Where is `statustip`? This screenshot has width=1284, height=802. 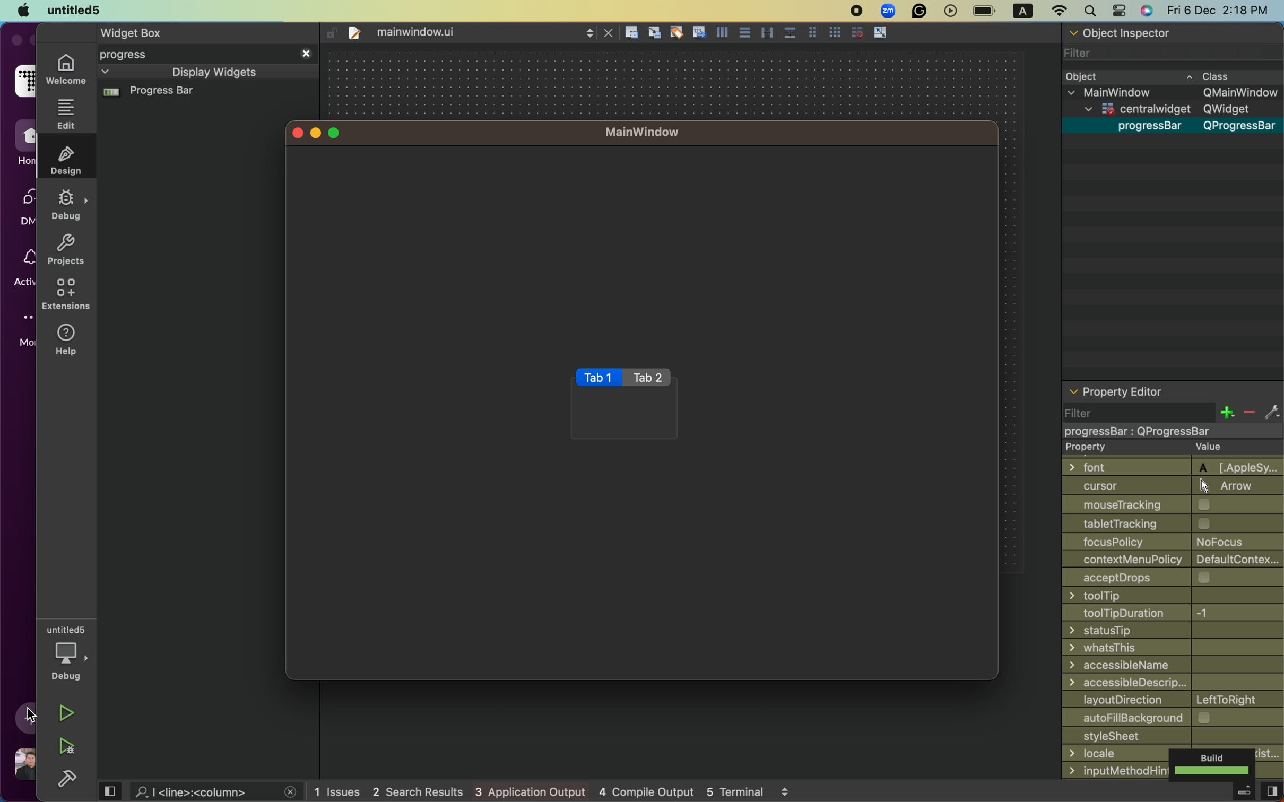 statustip is located at coordinates (1173, 630).